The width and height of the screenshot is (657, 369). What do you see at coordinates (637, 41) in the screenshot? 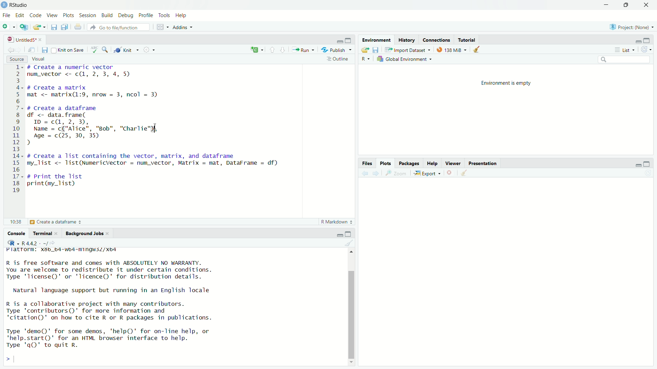
I see `minimise` at bounding box center [637, 41].